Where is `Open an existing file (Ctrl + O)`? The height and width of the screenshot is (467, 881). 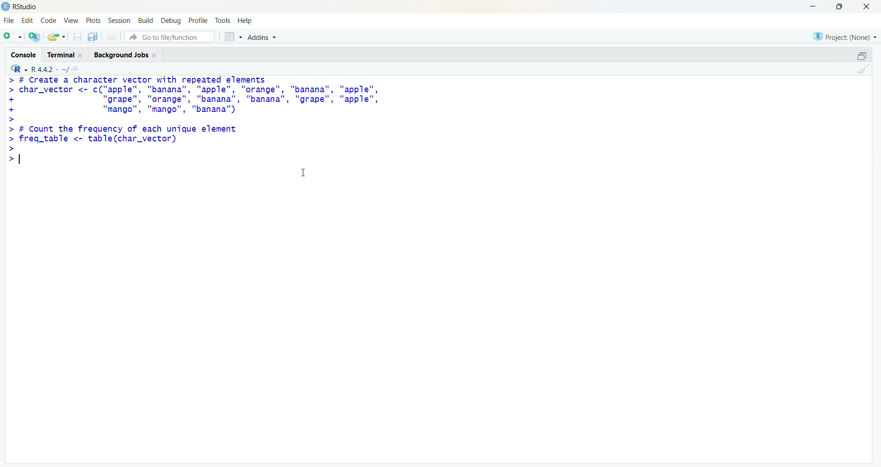 Open an existing file (Ctrl + O) is located at coordinates (56, 37).